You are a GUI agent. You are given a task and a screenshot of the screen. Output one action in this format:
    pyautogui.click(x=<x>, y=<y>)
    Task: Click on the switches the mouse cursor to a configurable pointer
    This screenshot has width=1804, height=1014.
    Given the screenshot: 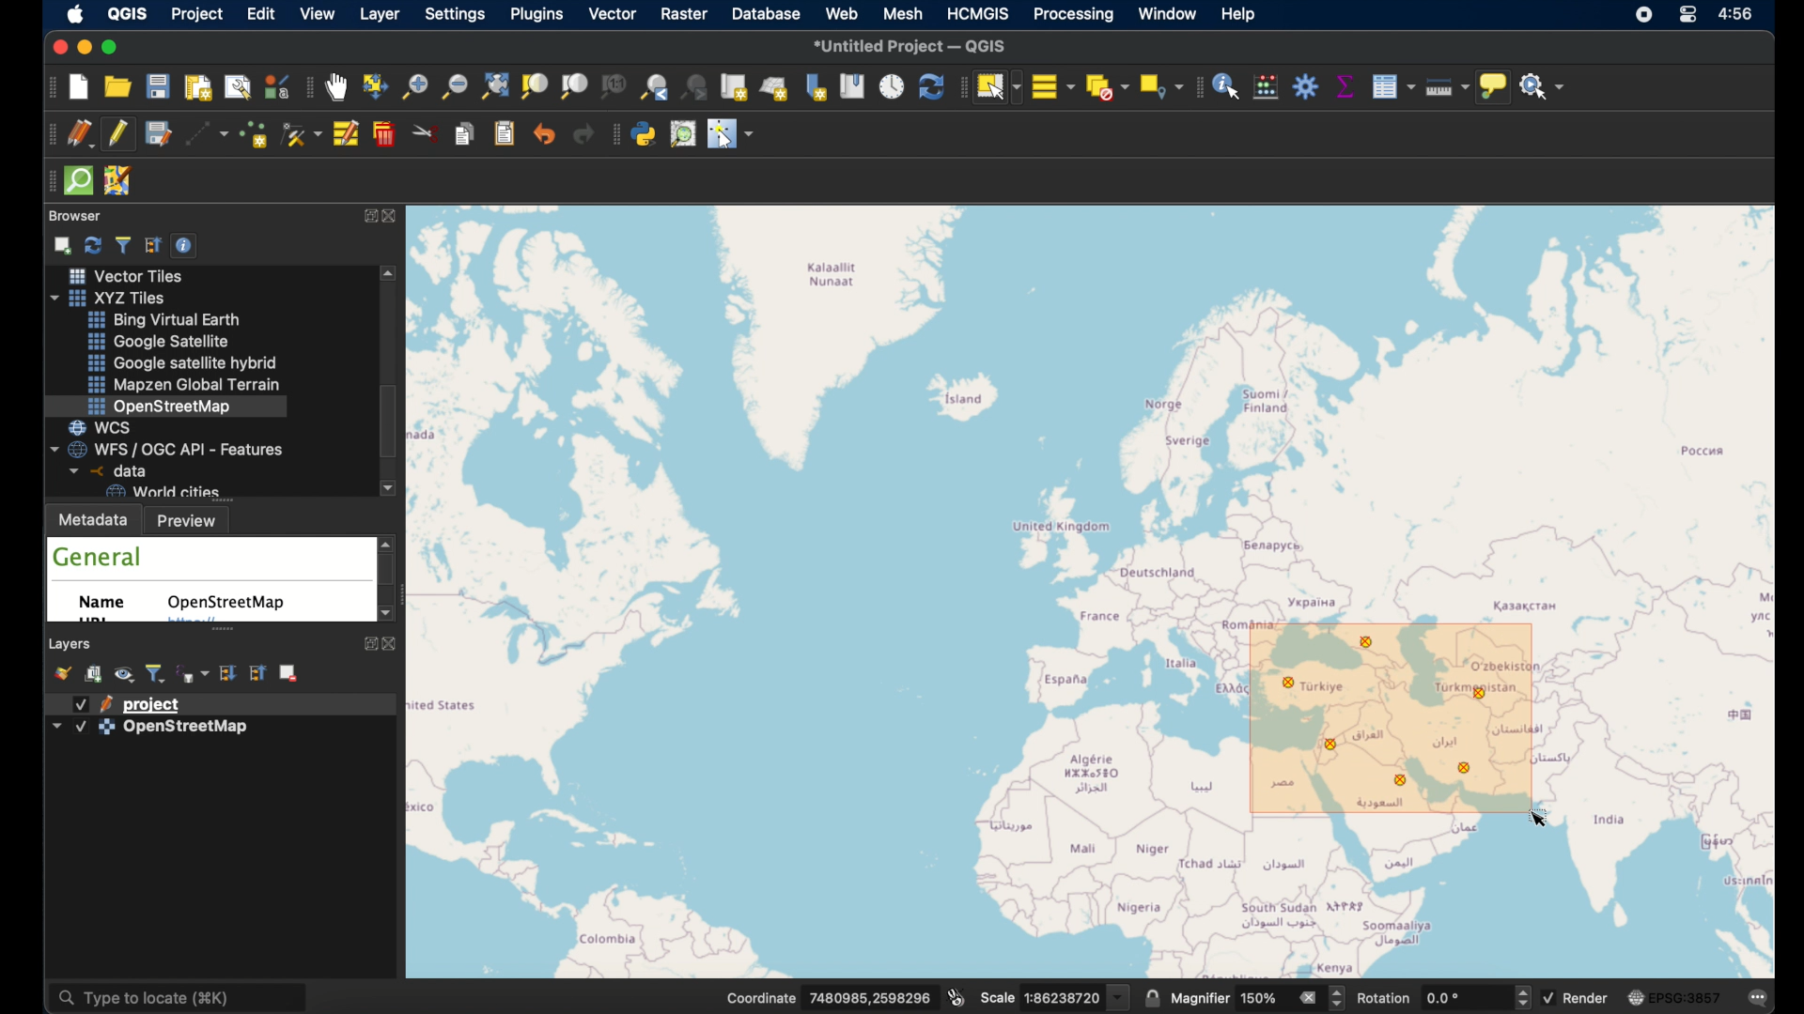 What is the action you would take?
    pyautogui.click(x=731, y=133)
    